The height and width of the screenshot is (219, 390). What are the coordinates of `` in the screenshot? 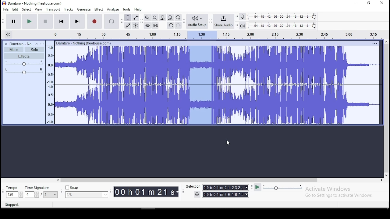 It's located at (184, 21).